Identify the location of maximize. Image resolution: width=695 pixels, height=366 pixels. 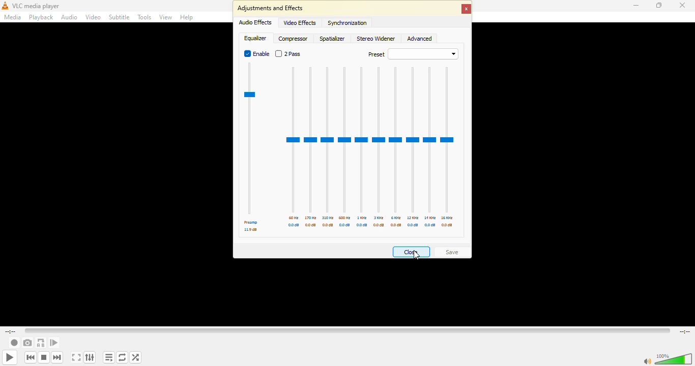
(658, 5).